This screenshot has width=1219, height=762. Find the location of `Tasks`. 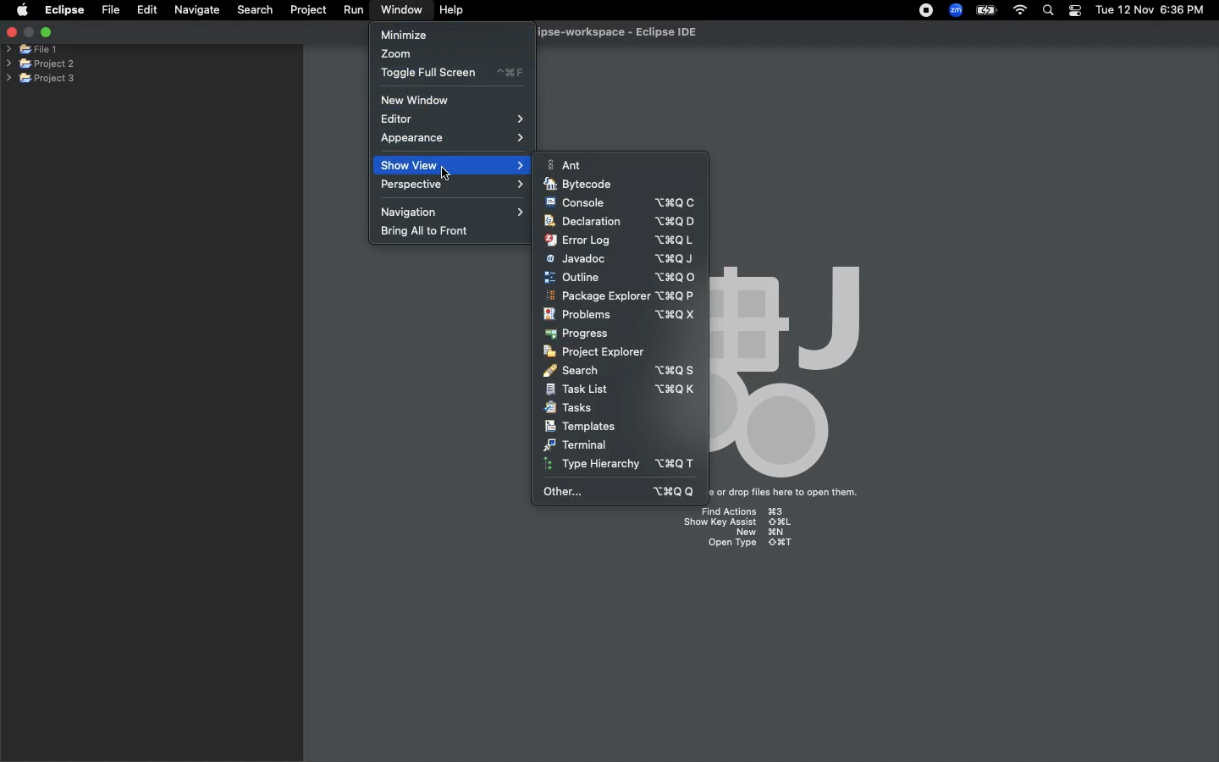

Tasks is located at coordinates (571, 408).